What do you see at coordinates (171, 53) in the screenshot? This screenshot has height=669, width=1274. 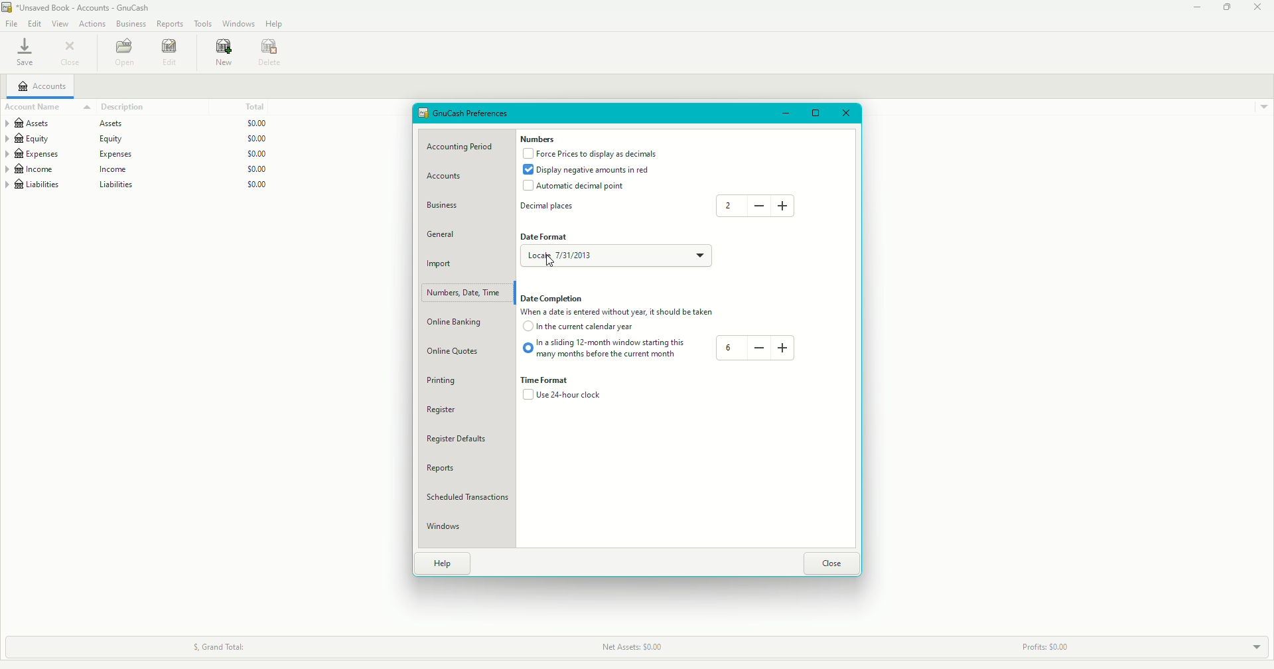 I see `Edit` at bounding box center [171, 53].